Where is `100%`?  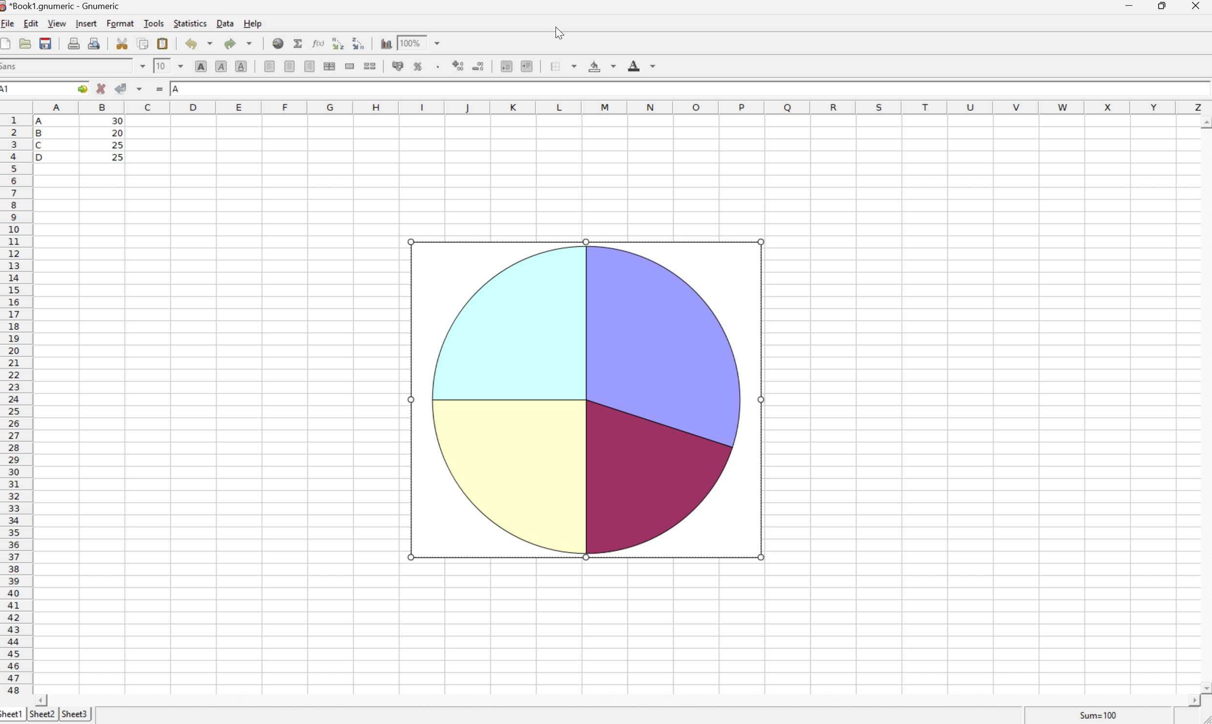
100% is located at coordinates (409, 42).